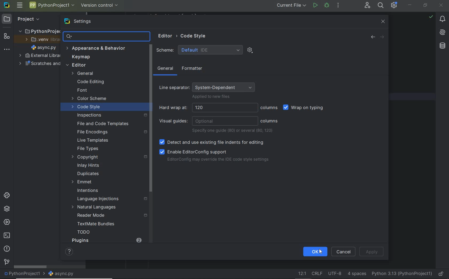 The image size is (449, 279). I want to click on system name, so click(7, 6).